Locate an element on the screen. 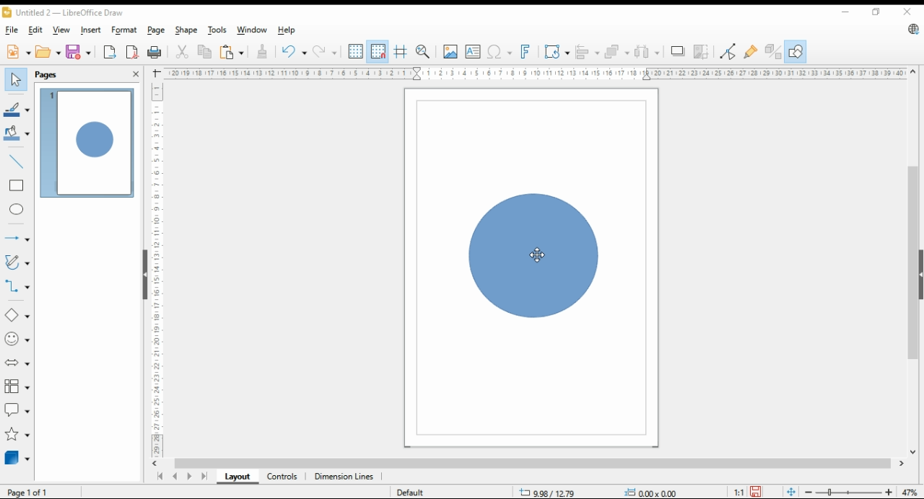 This screenshot has height=499, width=924. shape is located at coordinates (536, 256).